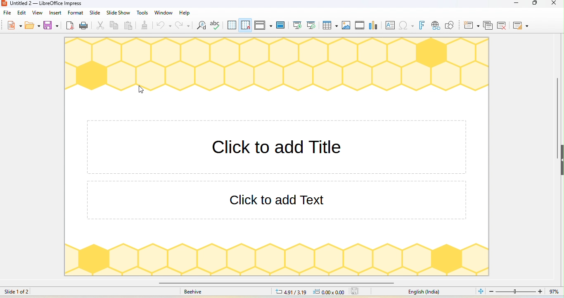  Describe the element at coordinates (436, 25) in the screenshot. I see `insert hyperlink` at that location.